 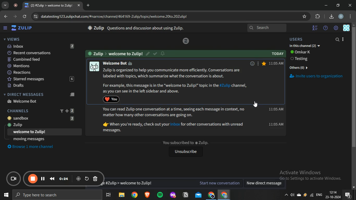 I want to click on winamp agent, so click(x=305, y=196).